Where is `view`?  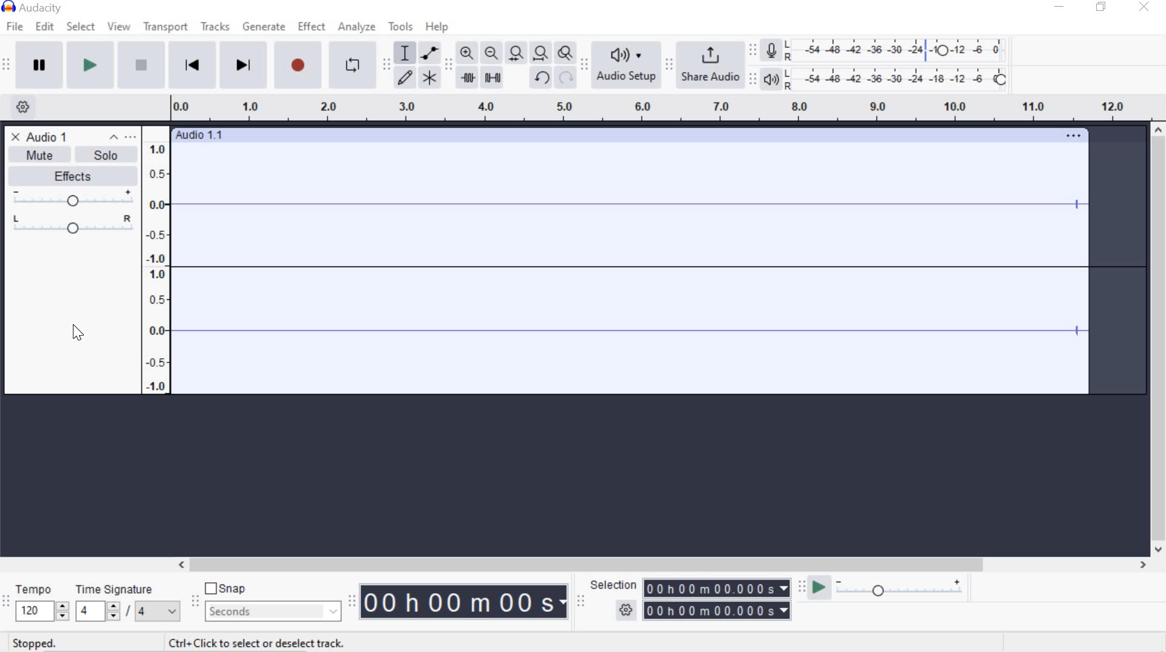 view is located at coordinates (120, 27).